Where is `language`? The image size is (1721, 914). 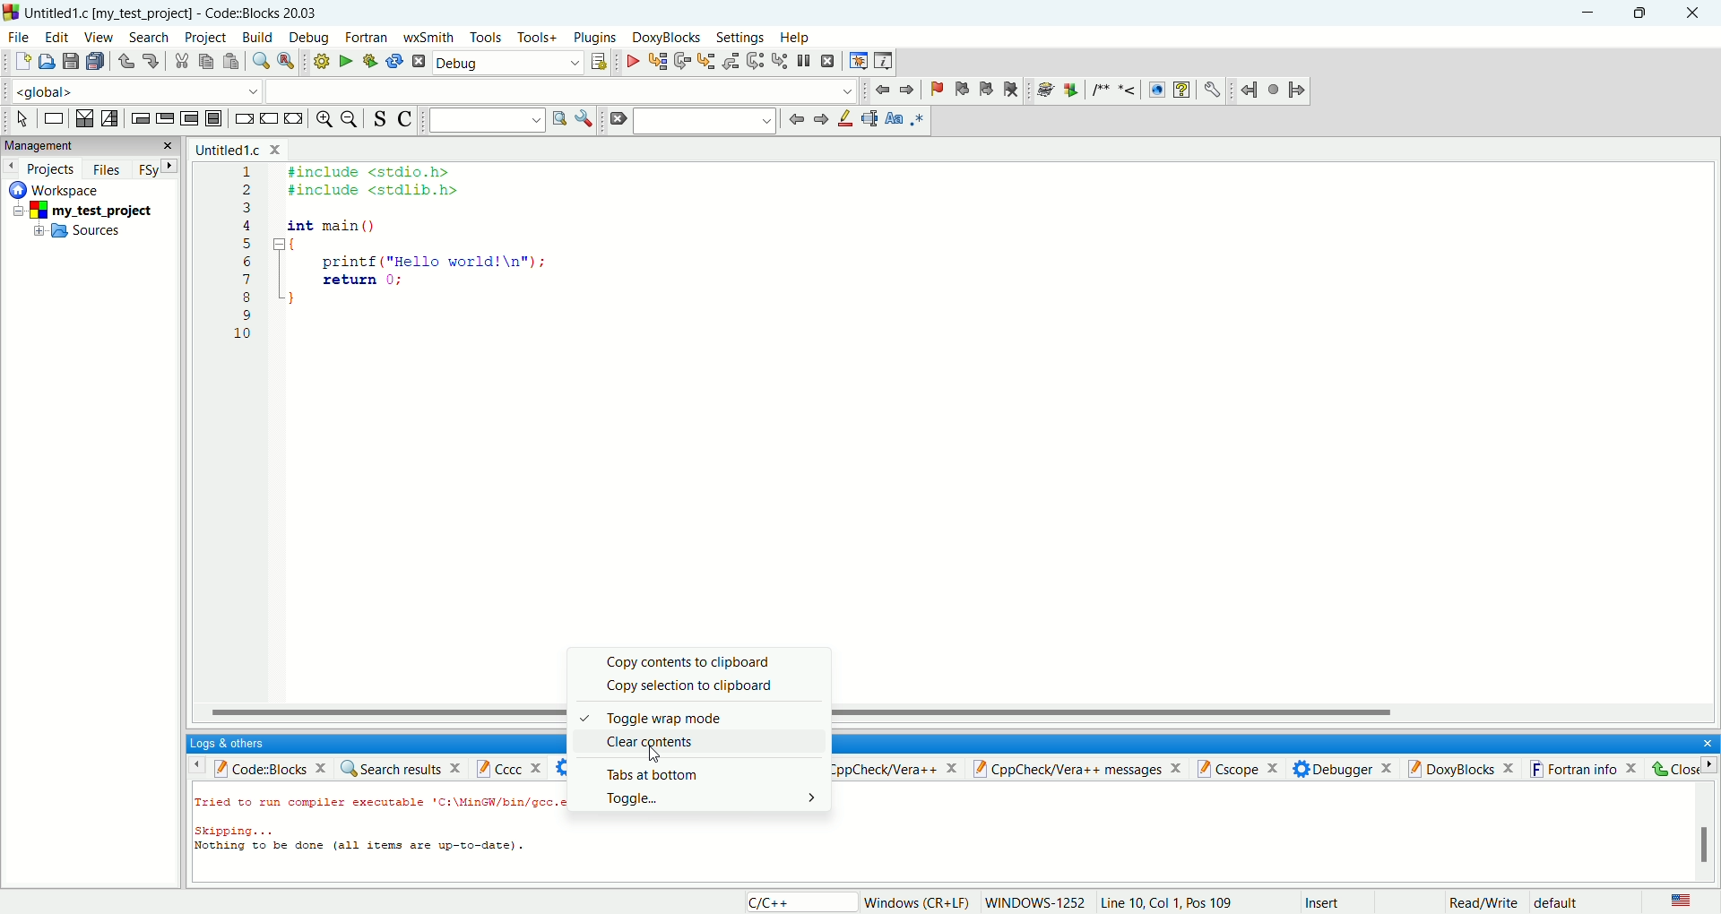 language is located at coordinates (1682, 901).